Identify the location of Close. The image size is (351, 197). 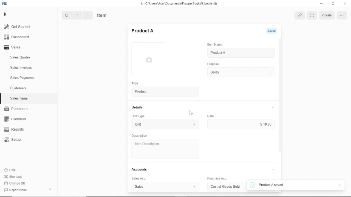
(345, 4).